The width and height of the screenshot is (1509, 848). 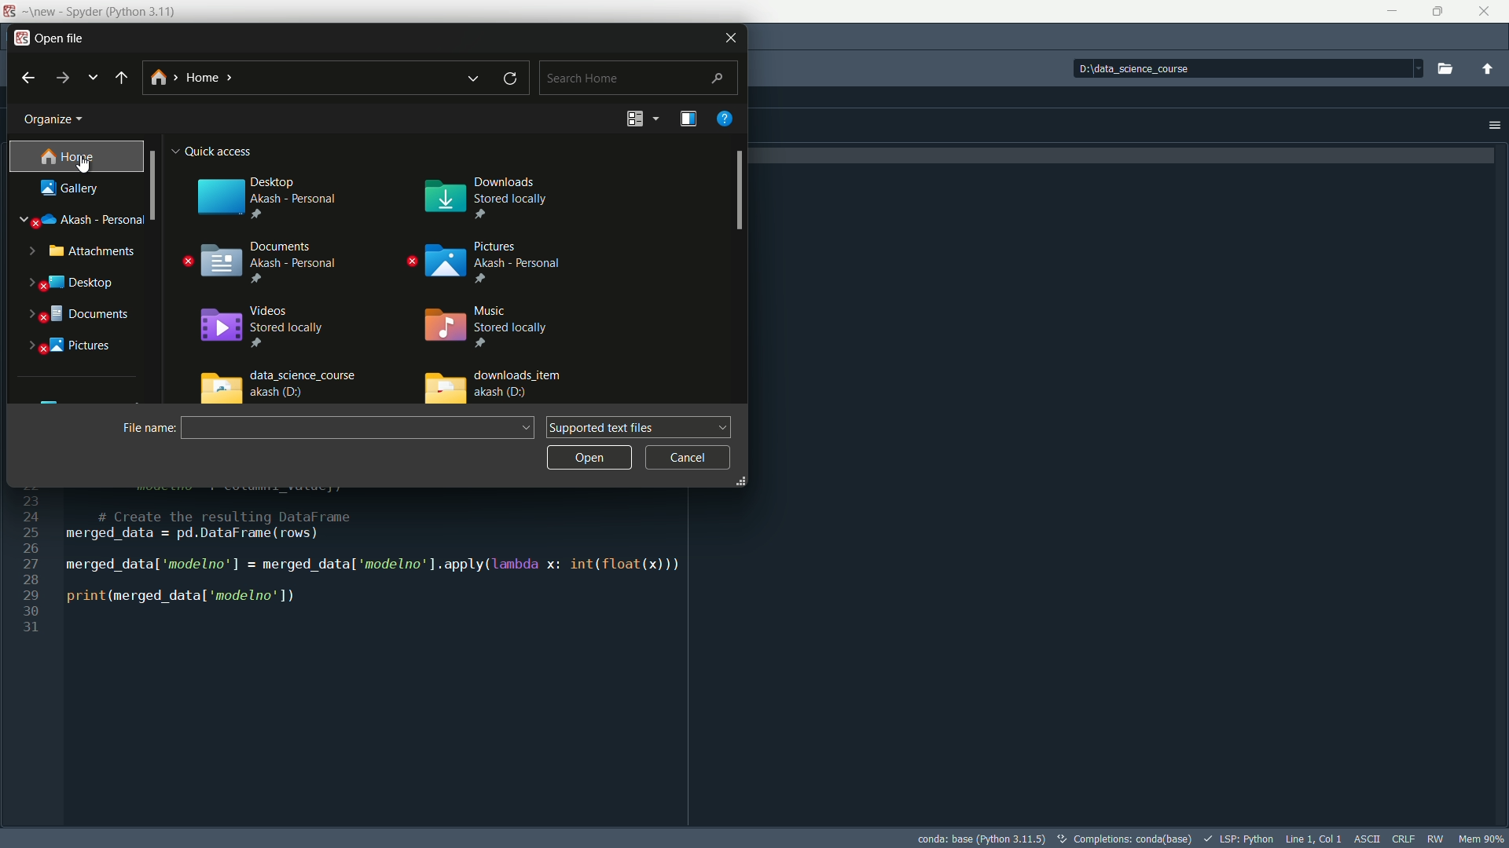 I want to click on documents, so click(x=260, y=262).